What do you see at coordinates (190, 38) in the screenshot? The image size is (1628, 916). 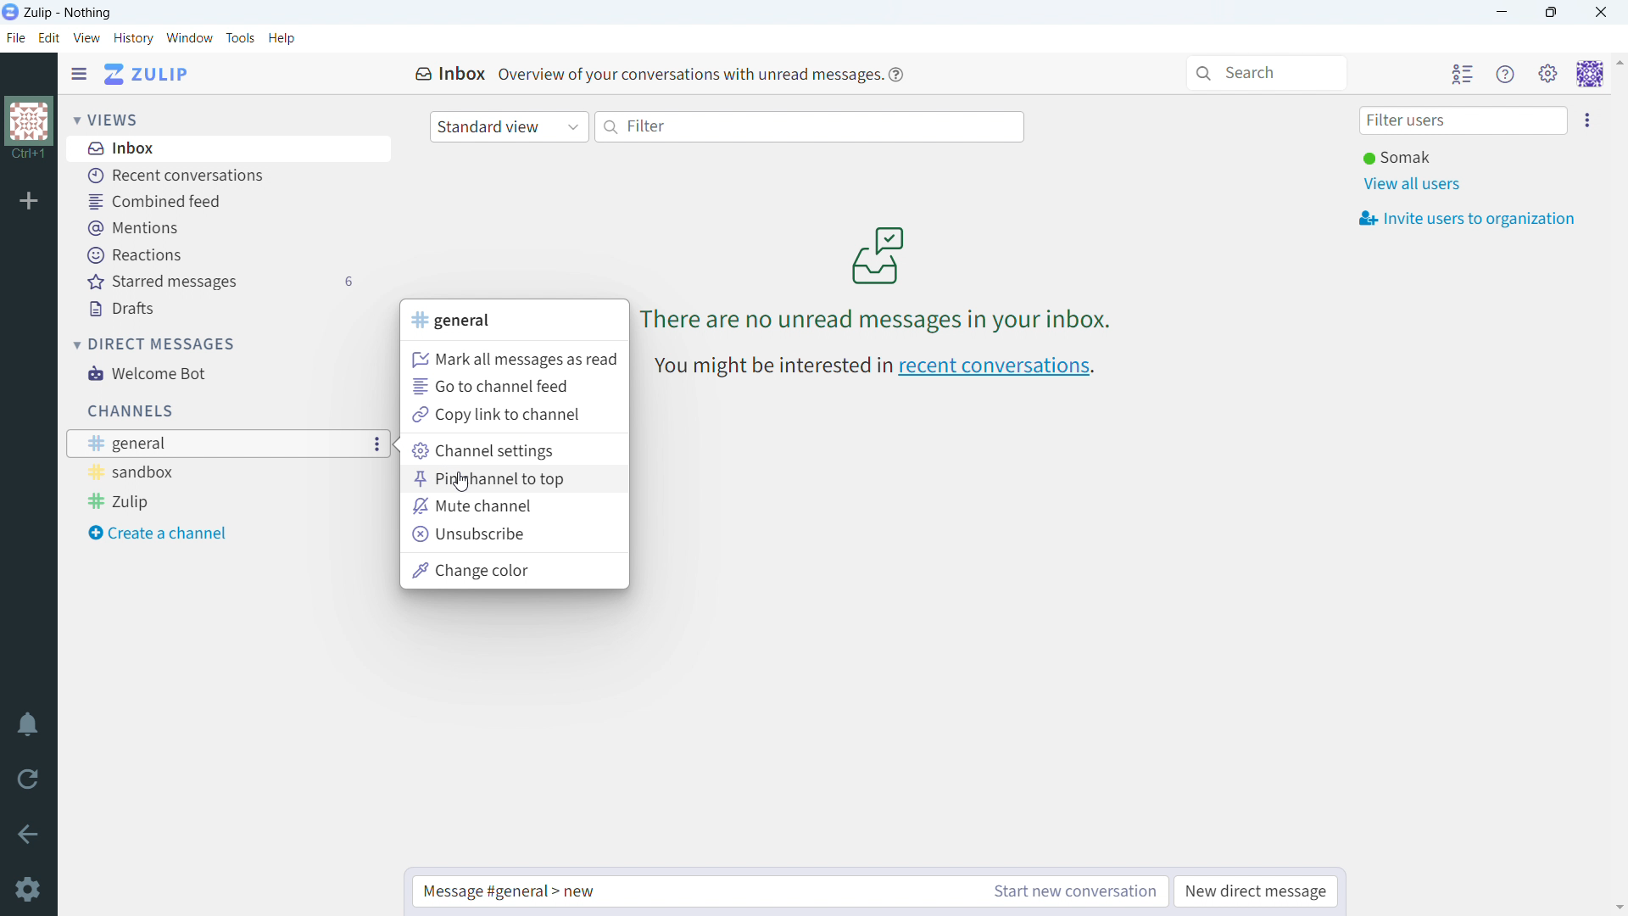 I see `window` at bounding box center [190, 38].